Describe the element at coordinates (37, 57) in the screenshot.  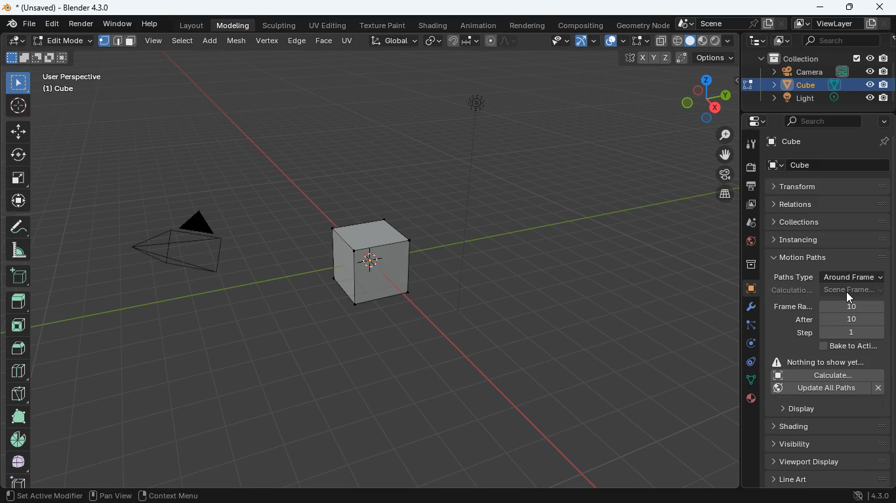
I see `shape` at that location.